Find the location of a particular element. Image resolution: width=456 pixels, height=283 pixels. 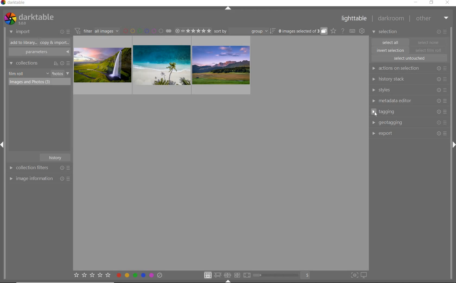

modify selected images or presets & preferences is located at coordinates (443, 32).